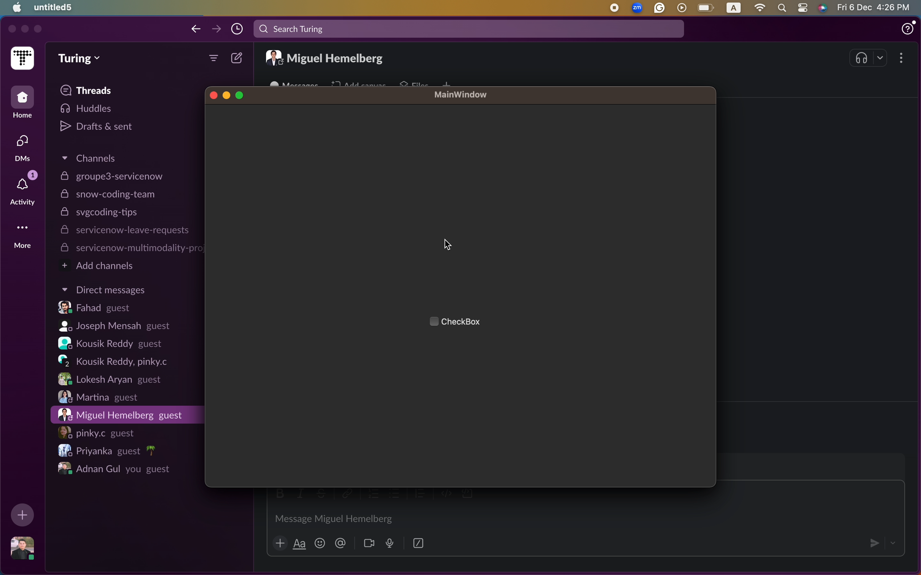  I want to click on pinky.c, so click(98, 432).